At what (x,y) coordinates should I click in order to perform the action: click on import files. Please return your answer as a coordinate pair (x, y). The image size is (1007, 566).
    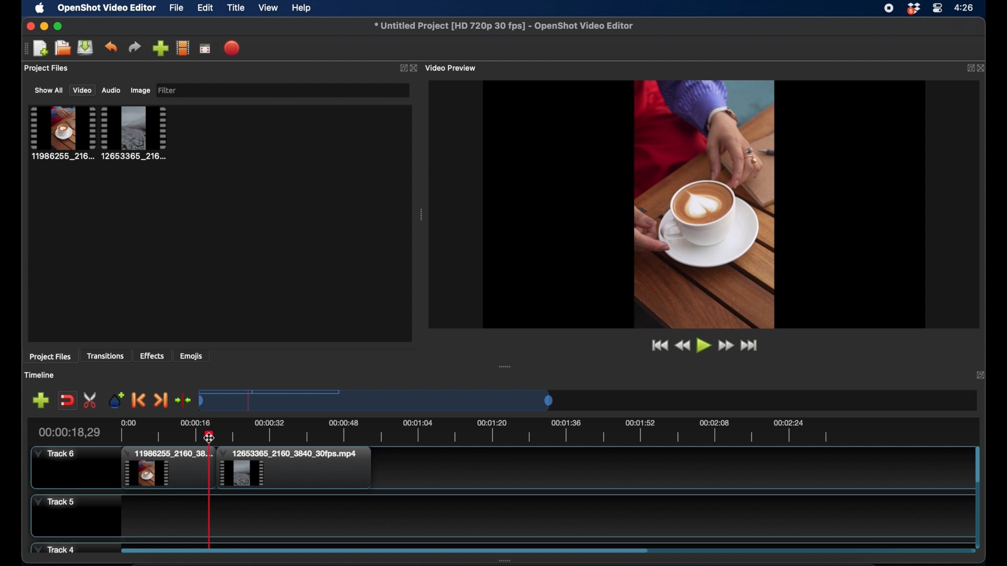
    Looking at the image, I should click on (160, 48).